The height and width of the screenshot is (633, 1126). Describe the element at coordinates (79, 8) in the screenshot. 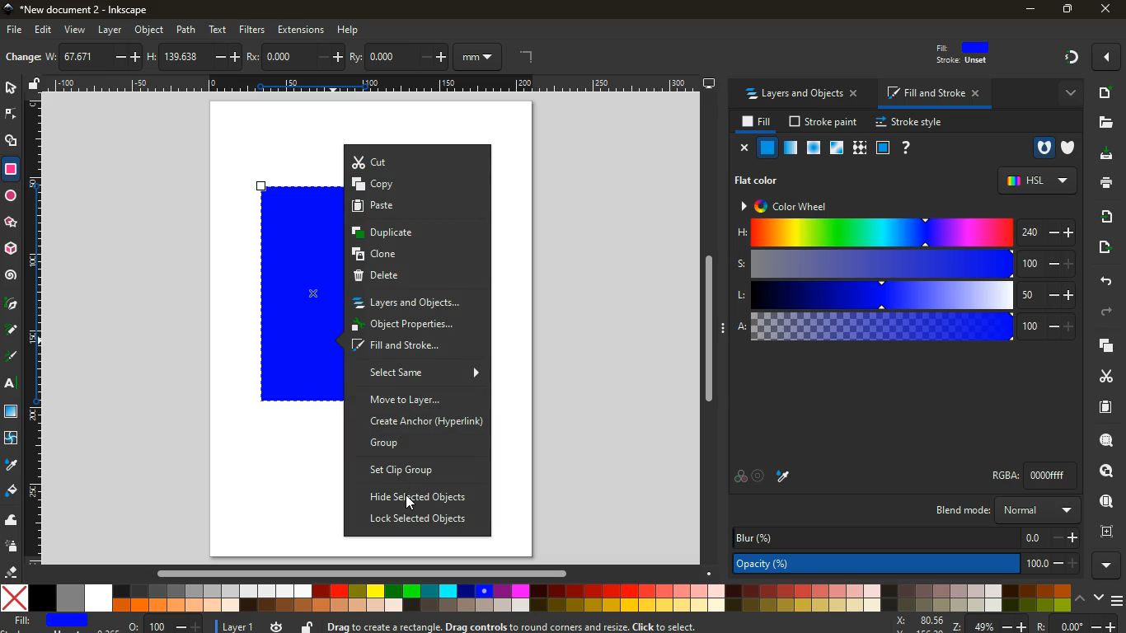

I see `inkscape` at that location.